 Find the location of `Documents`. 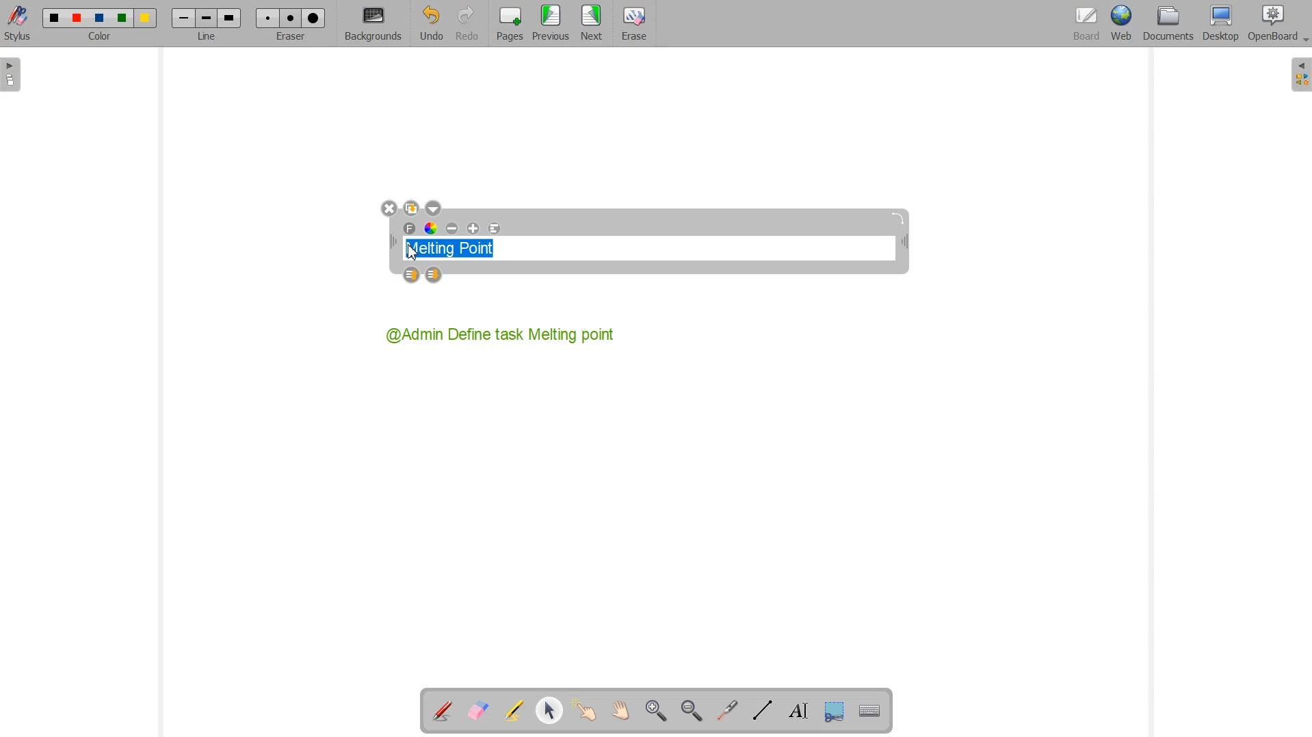

Documents is located at coordinates (1168, 24).